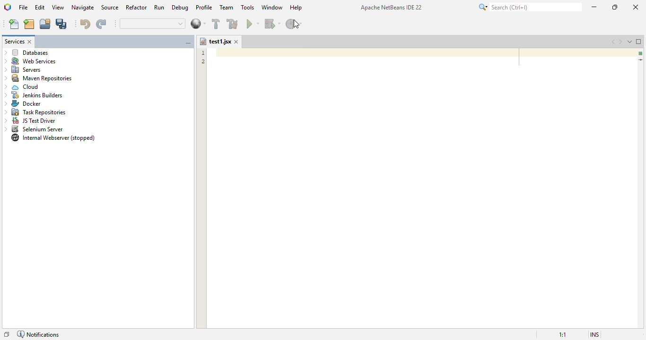 The height and width of the screenshot is (340, 646). I want to click on web browse, so click(198, 24).